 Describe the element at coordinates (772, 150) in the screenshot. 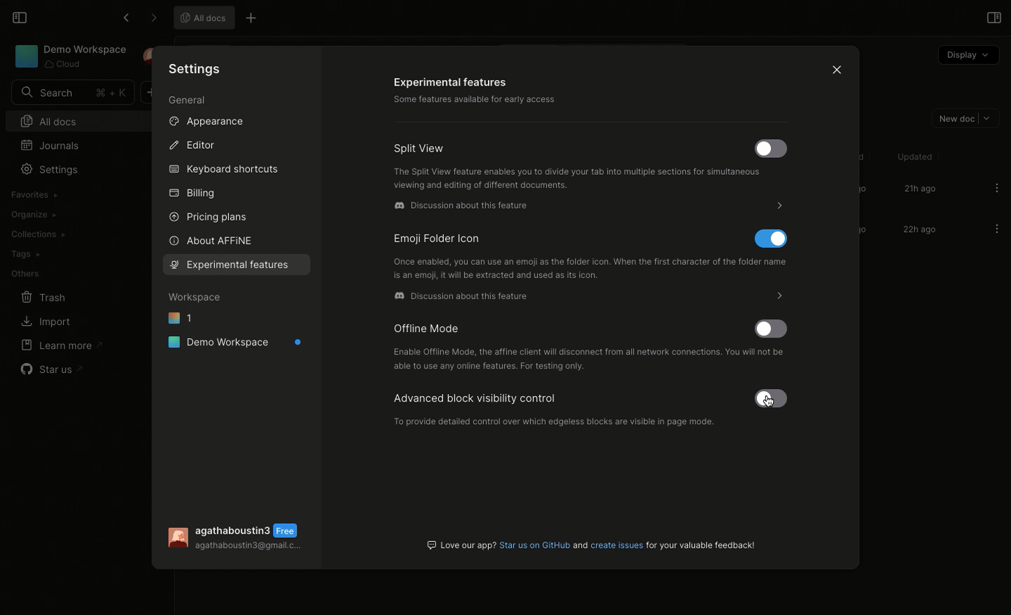

I see `Activate` at that location.